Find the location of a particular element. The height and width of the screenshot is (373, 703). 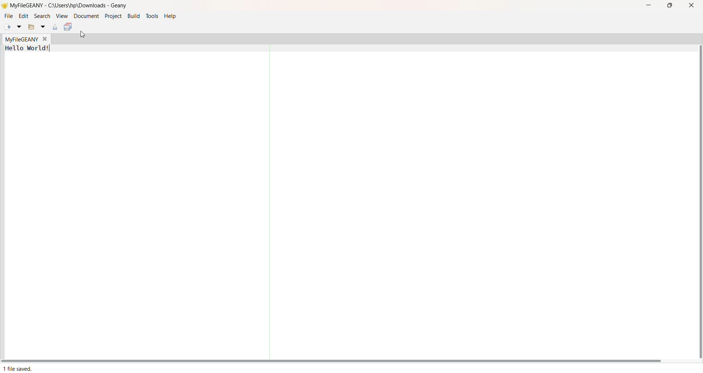

New File is located at coordinates (8, 26).